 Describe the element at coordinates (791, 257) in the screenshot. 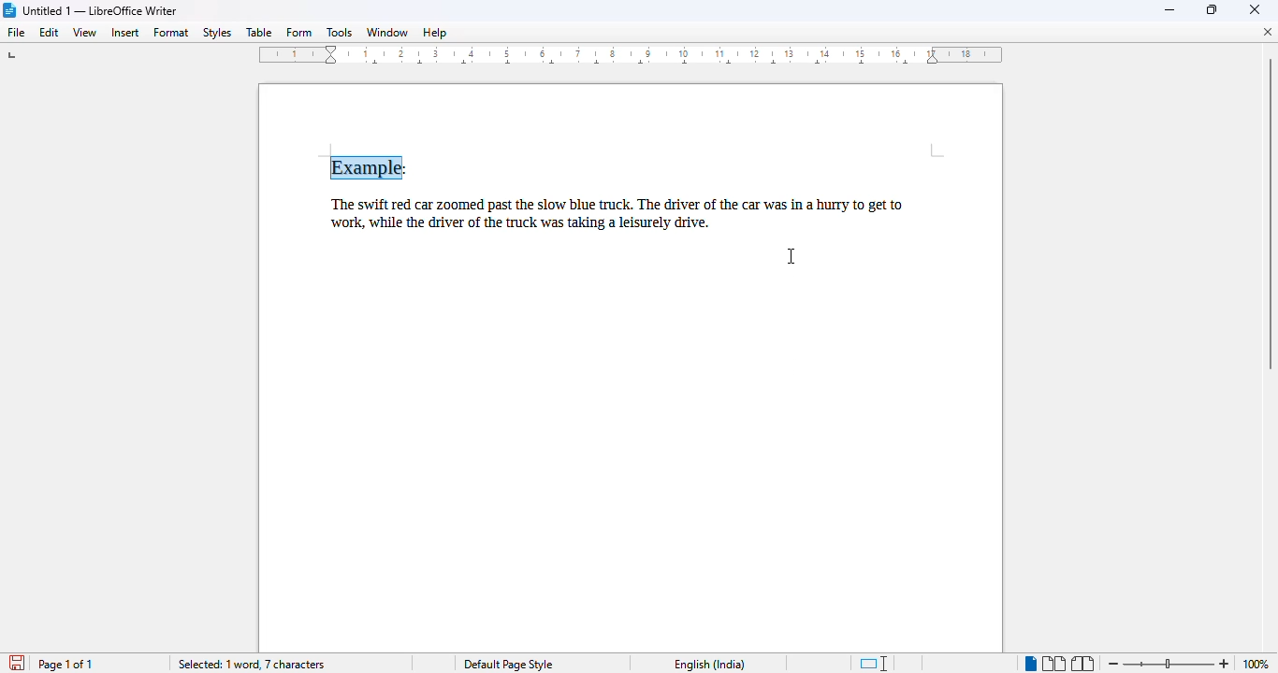

I see `cursor` at that location.